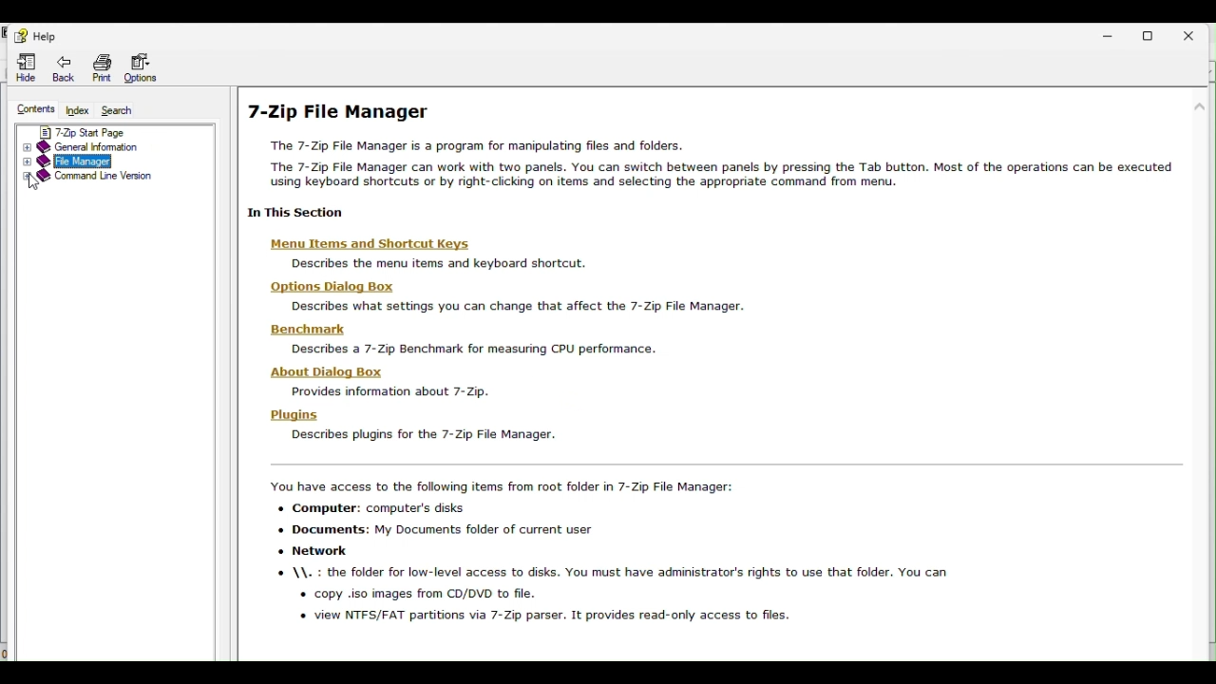 The height and width of the screenshot is (684, 1216). Describe the element at coordinates (126, 161) in the screenshot. I see `File manager` at that location.